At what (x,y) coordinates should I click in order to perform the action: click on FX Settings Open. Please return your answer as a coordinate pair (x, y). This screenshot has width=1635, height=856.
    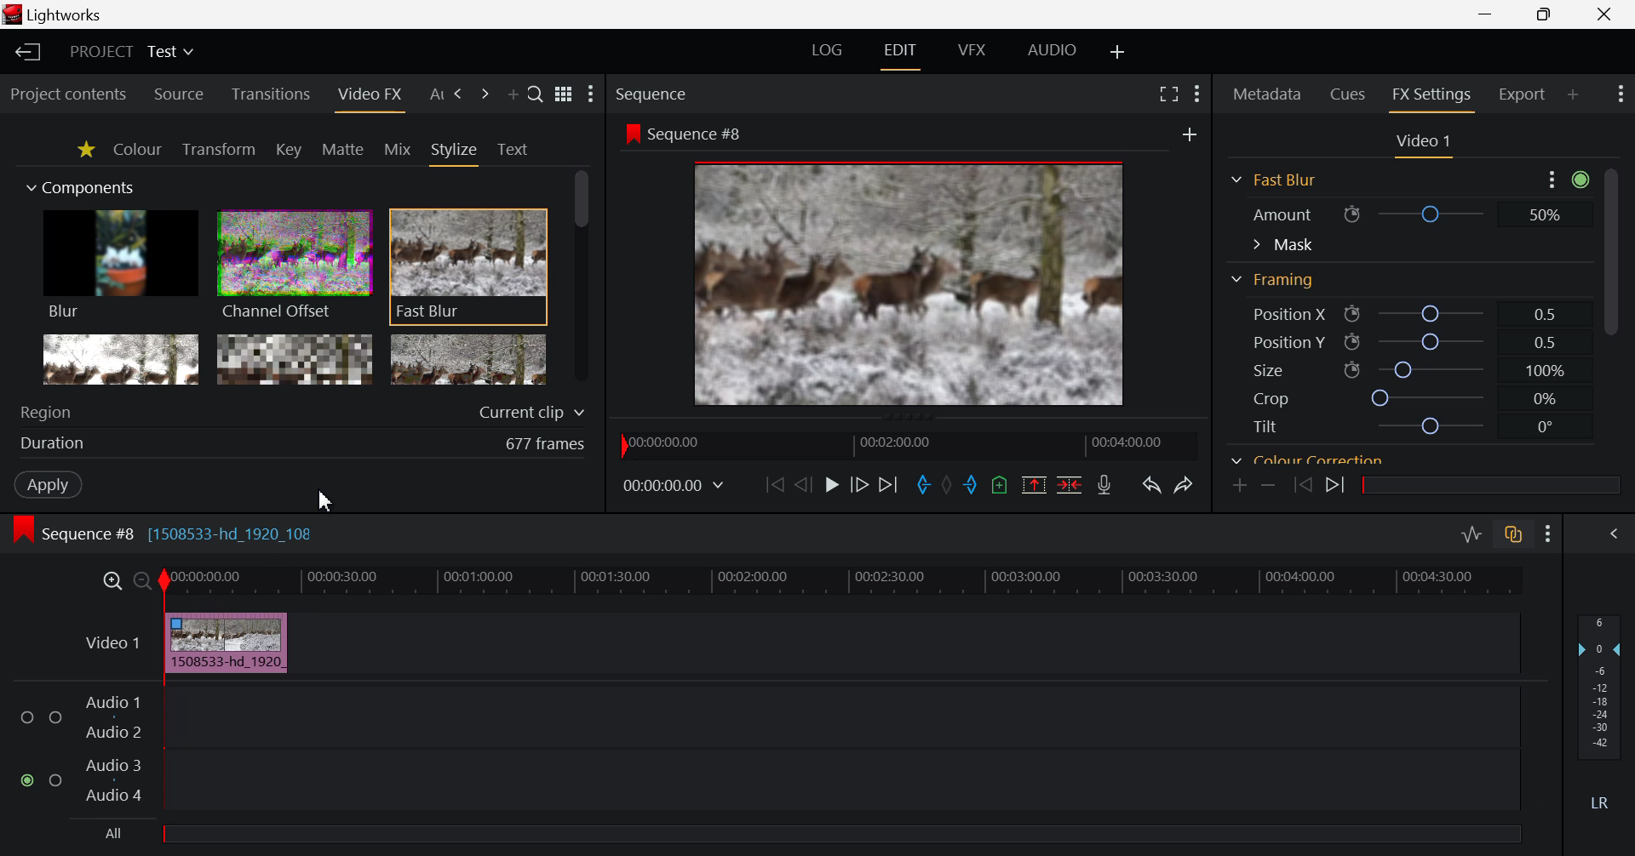
    Looking at the image, I should click on (1431, 98).